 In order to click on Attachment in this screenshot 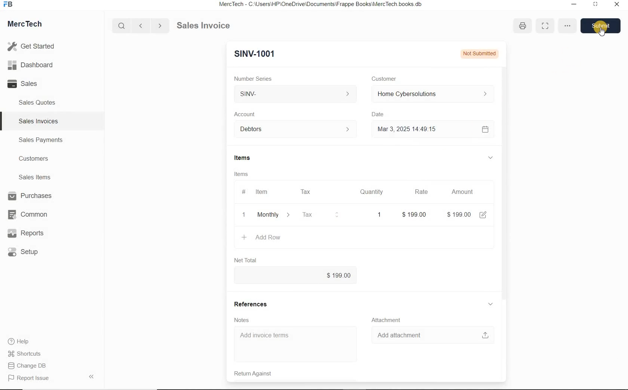, I will do `click(388, 320)`.